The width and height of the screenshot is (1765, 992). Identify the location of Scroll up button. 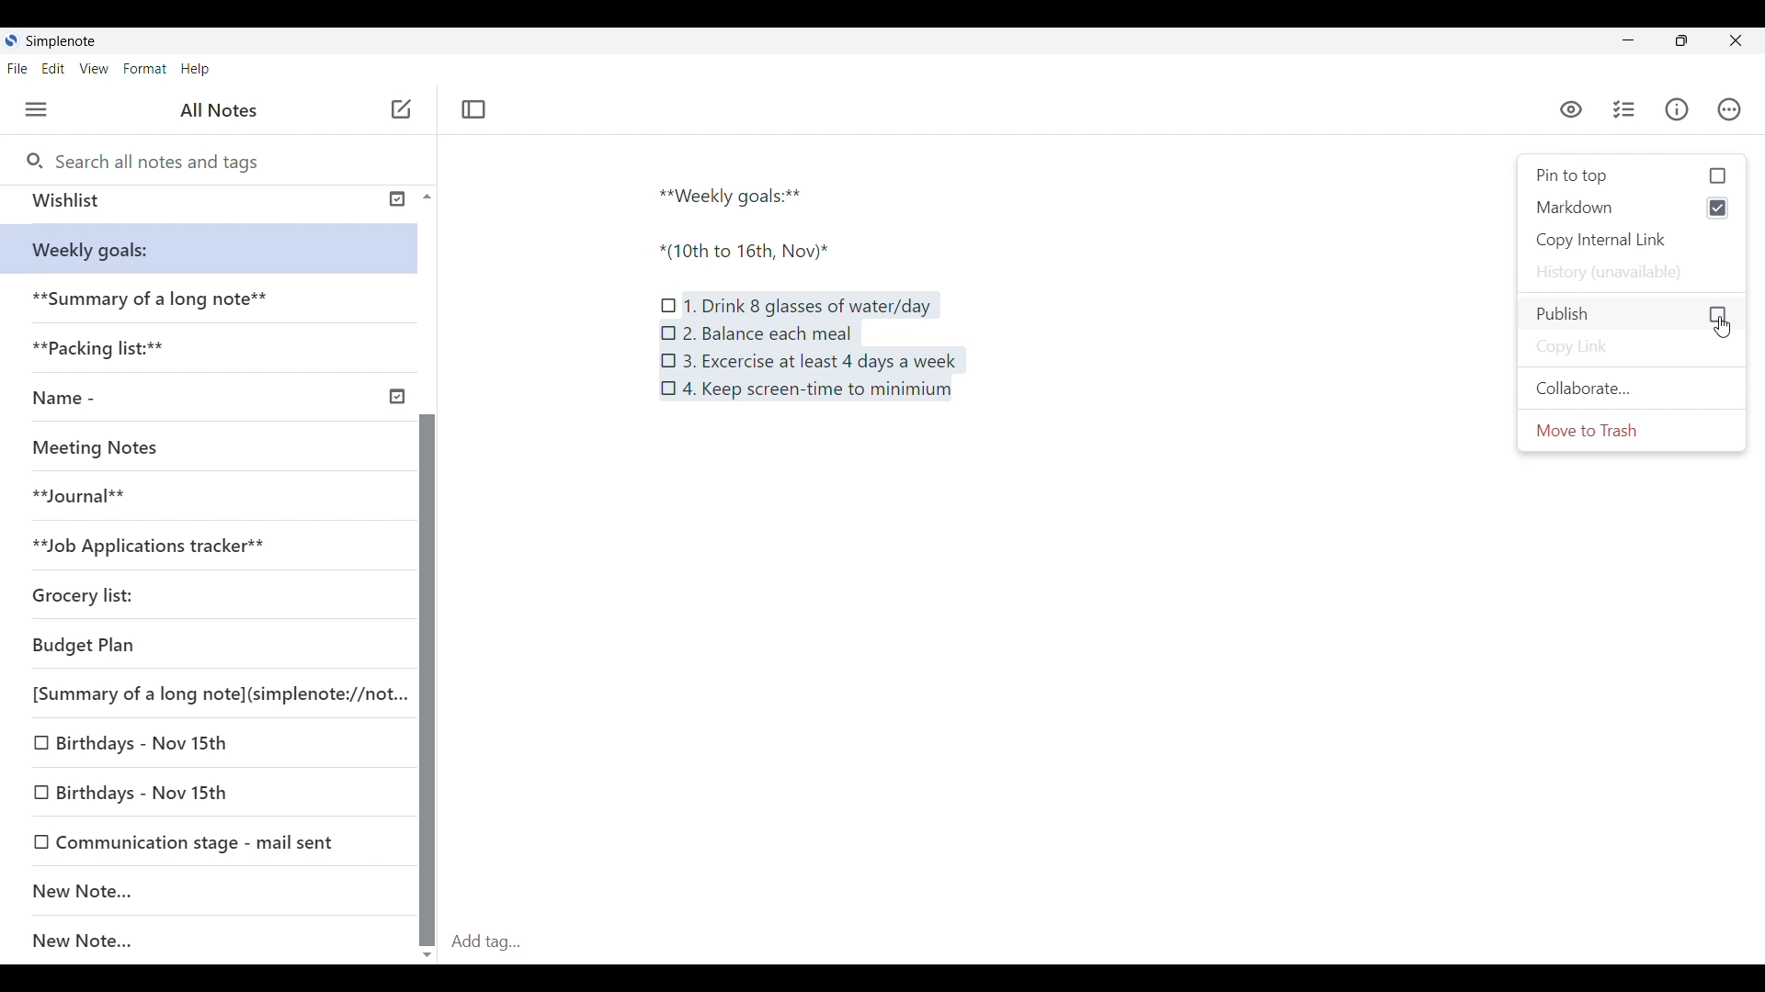
(422, 196).